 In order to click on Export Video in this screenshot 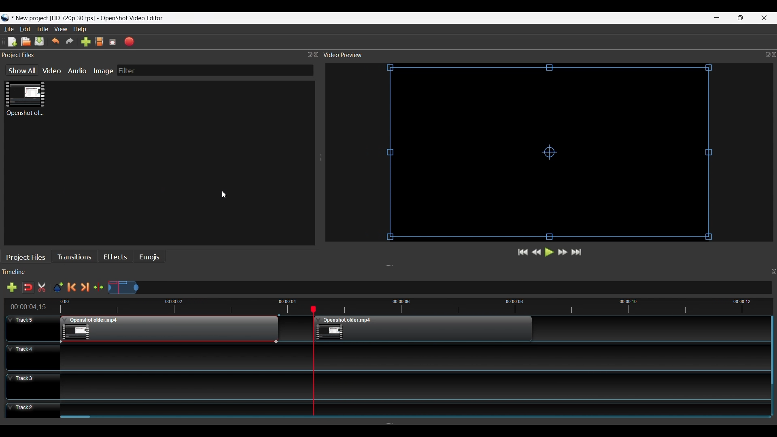, I will do `click(130, 41)`.